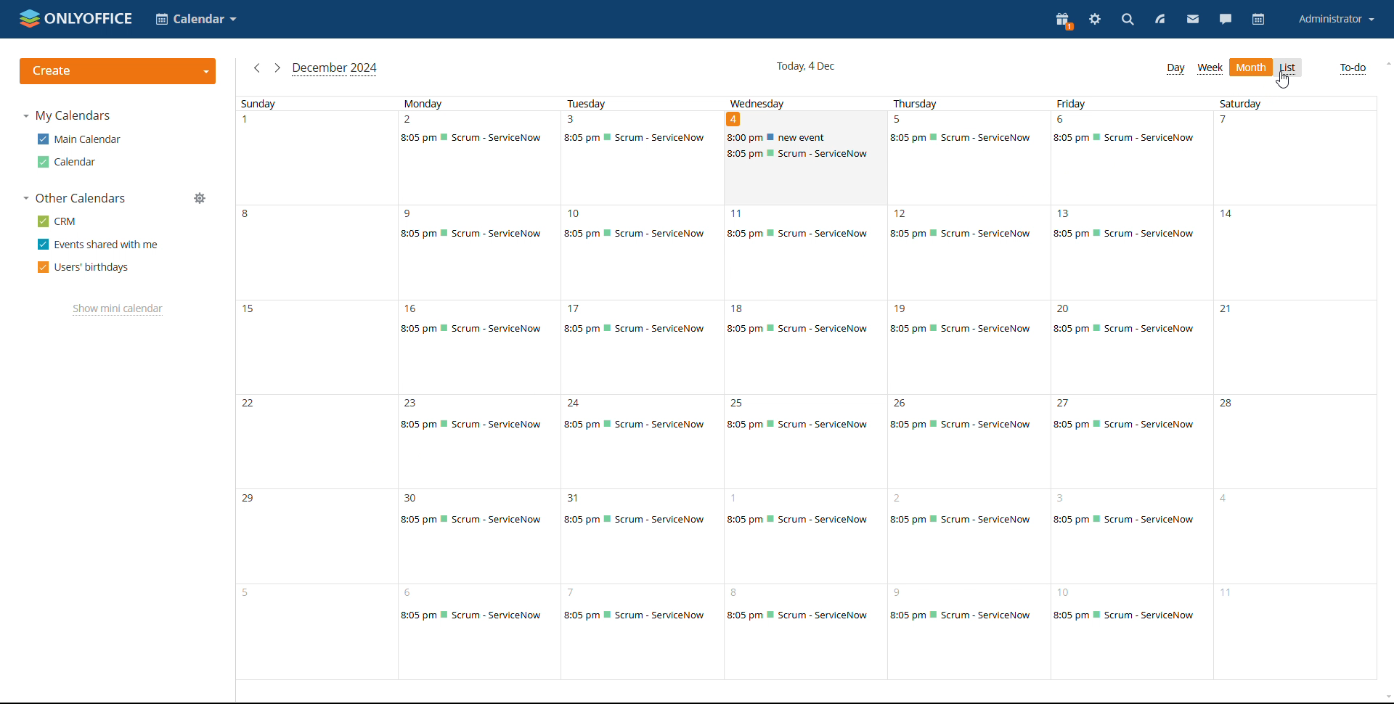 This screenshot has height=704, width=1394. What do you see at coordinates (1288, 102) in the screenshot?
I see `saturday` at bounding box center [1288, 102].